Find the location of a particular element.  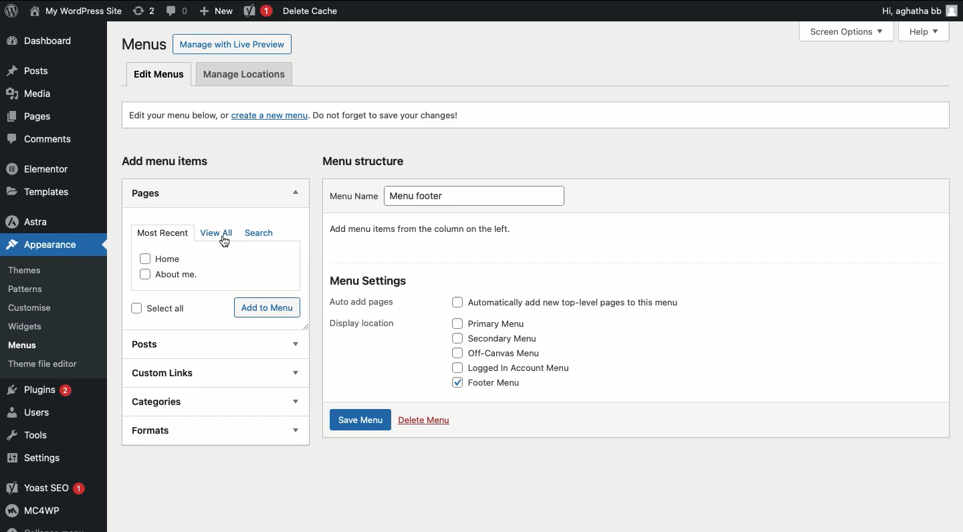

Edit menus is located at coordinates (159, 75).